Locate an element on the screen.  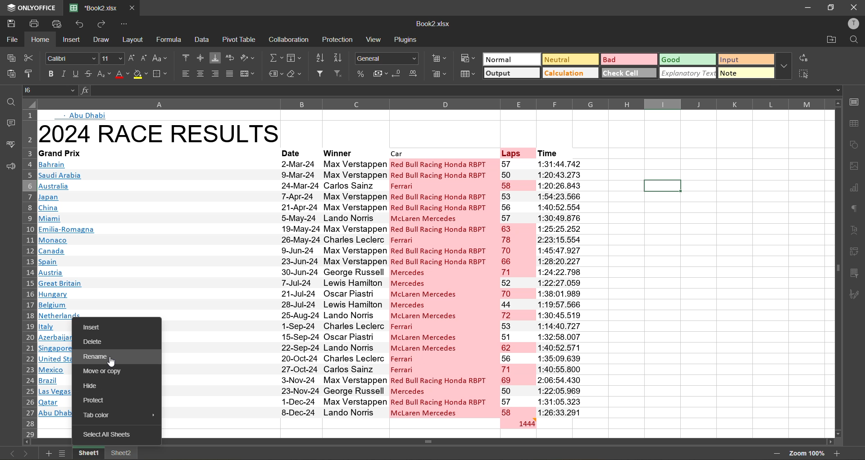
view is located at coordinates (373, 41).